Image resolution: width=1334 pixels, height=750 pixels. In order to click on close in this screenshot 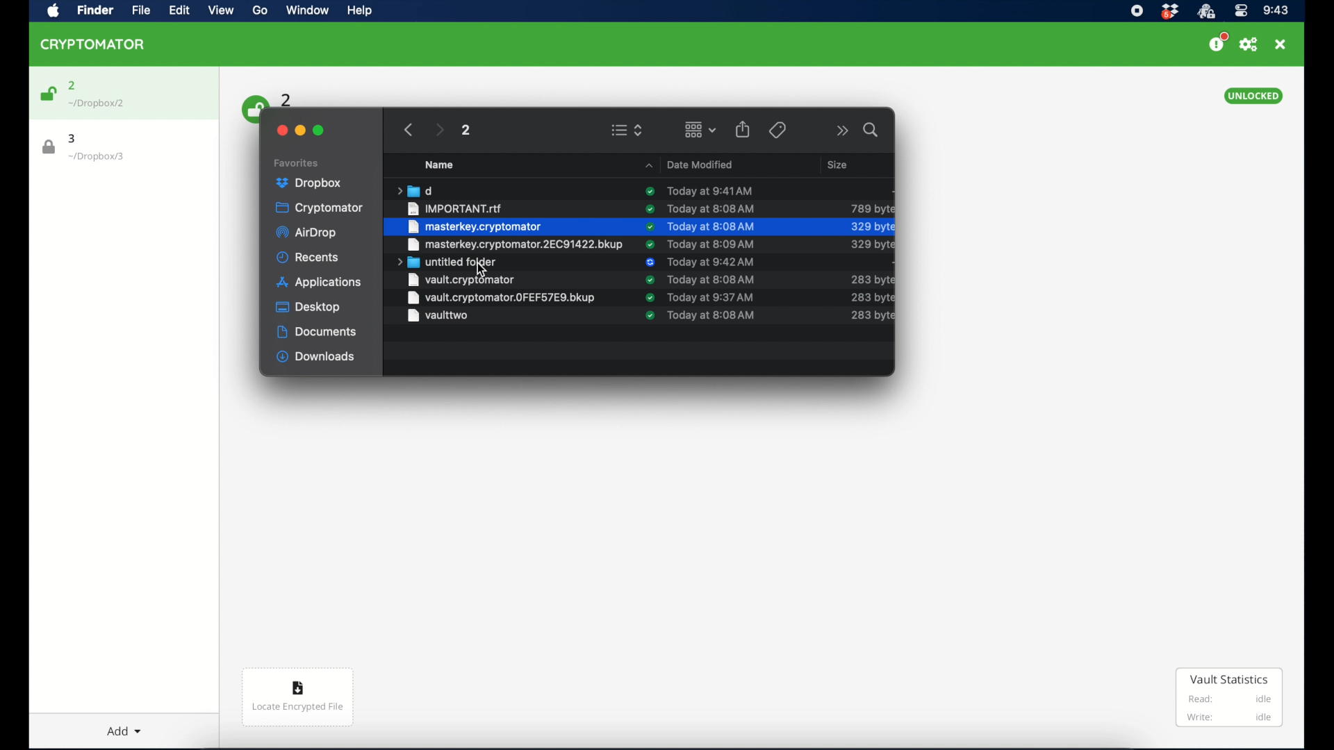, I will do `click(281, 131)`.